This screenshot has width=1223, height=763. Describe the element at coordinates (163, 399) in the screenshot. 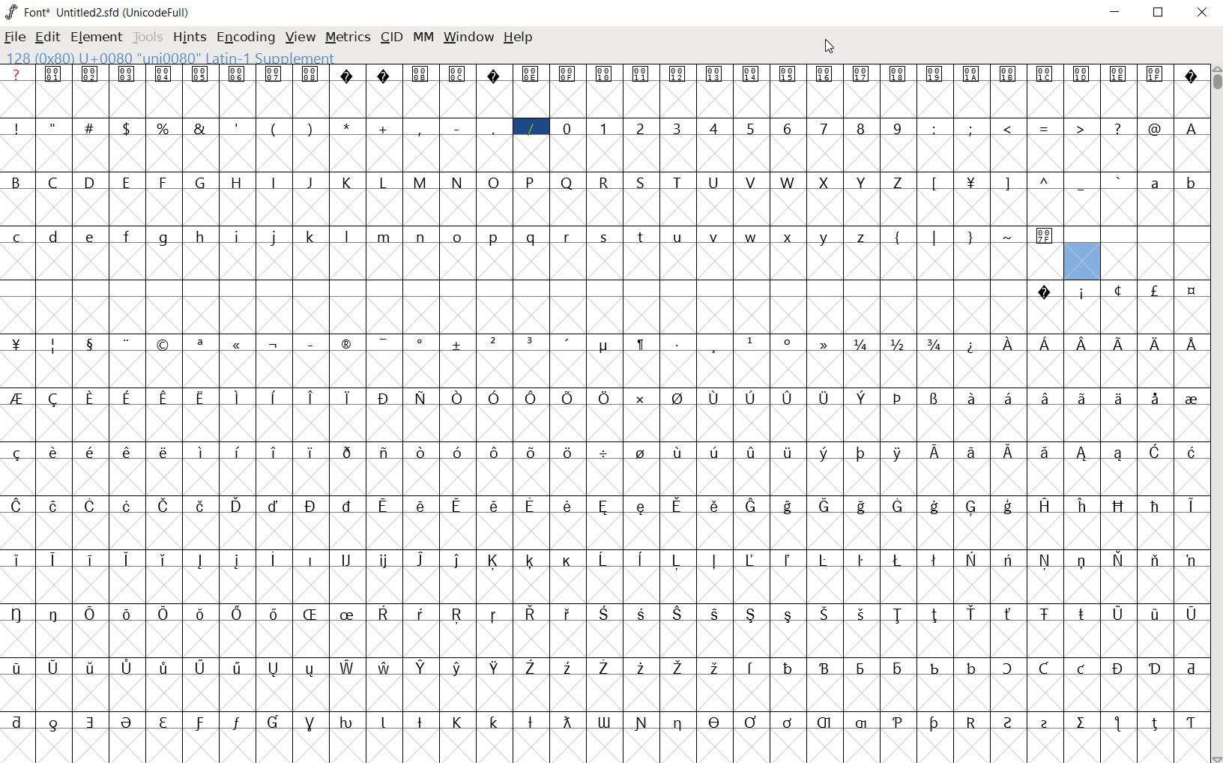

I see `glyph` at that location.